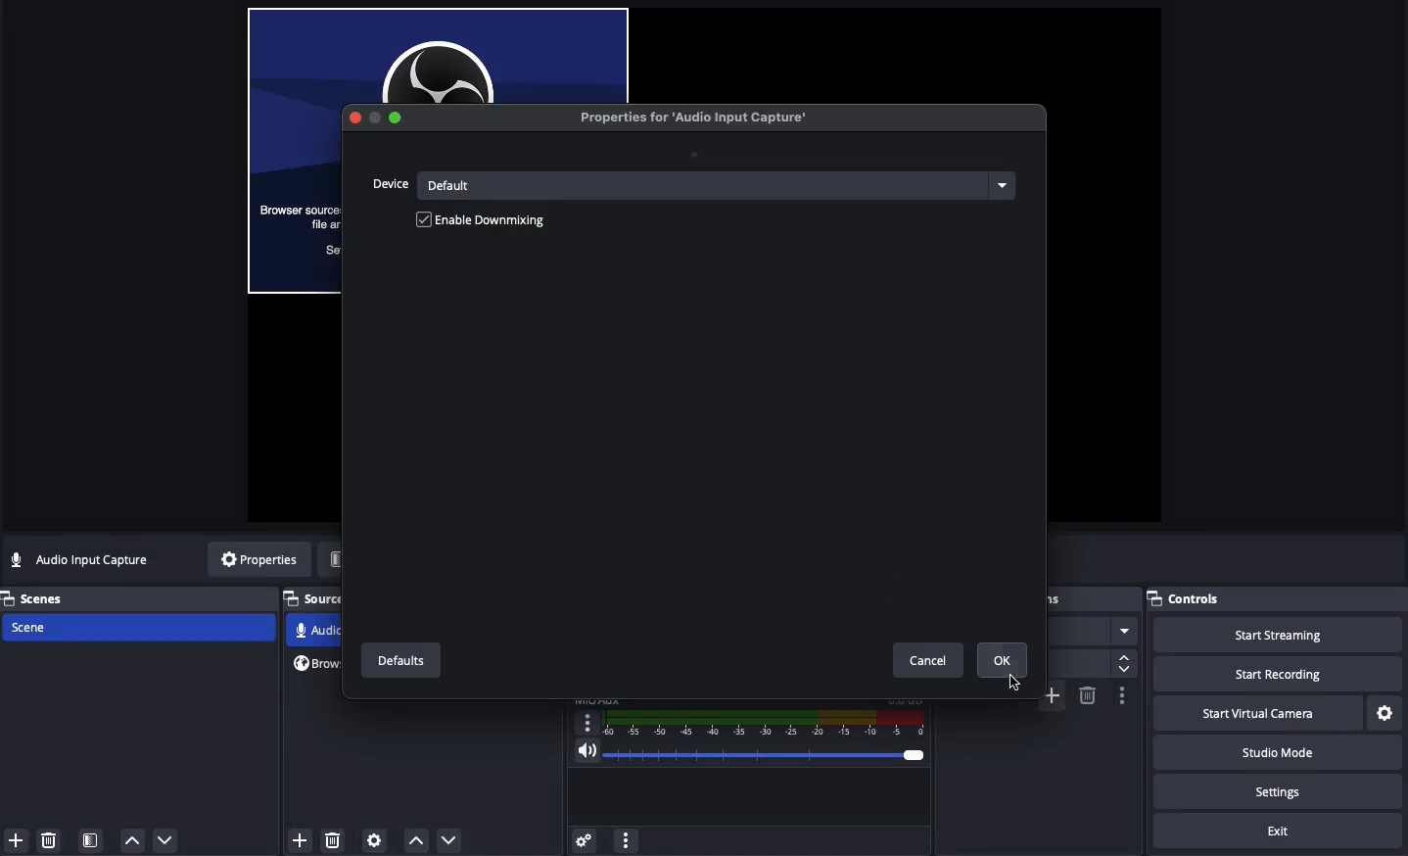 The height and width of the screenshot is (856, 1408). Describe the element at coordinates (315, 600) in the screenshot. I see `Sources` at that location.